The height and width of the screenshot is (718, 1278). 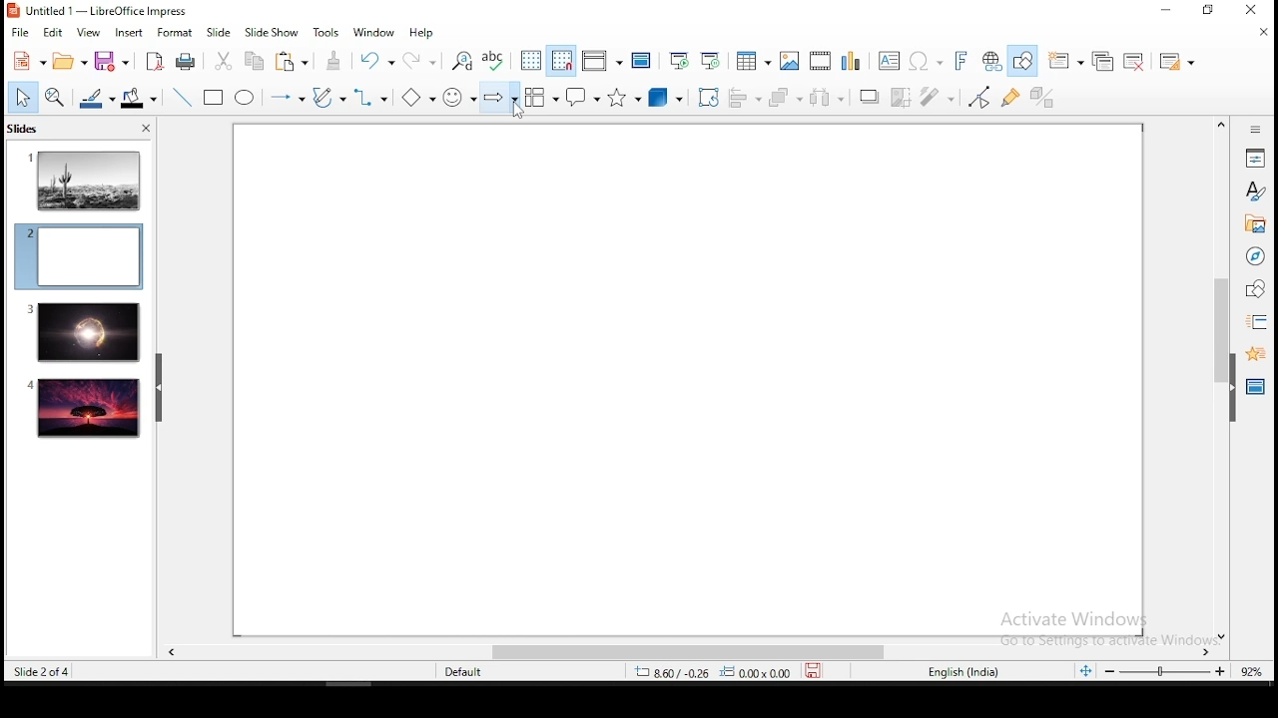 I want to click on slide 1, so click(x=85, y=179).